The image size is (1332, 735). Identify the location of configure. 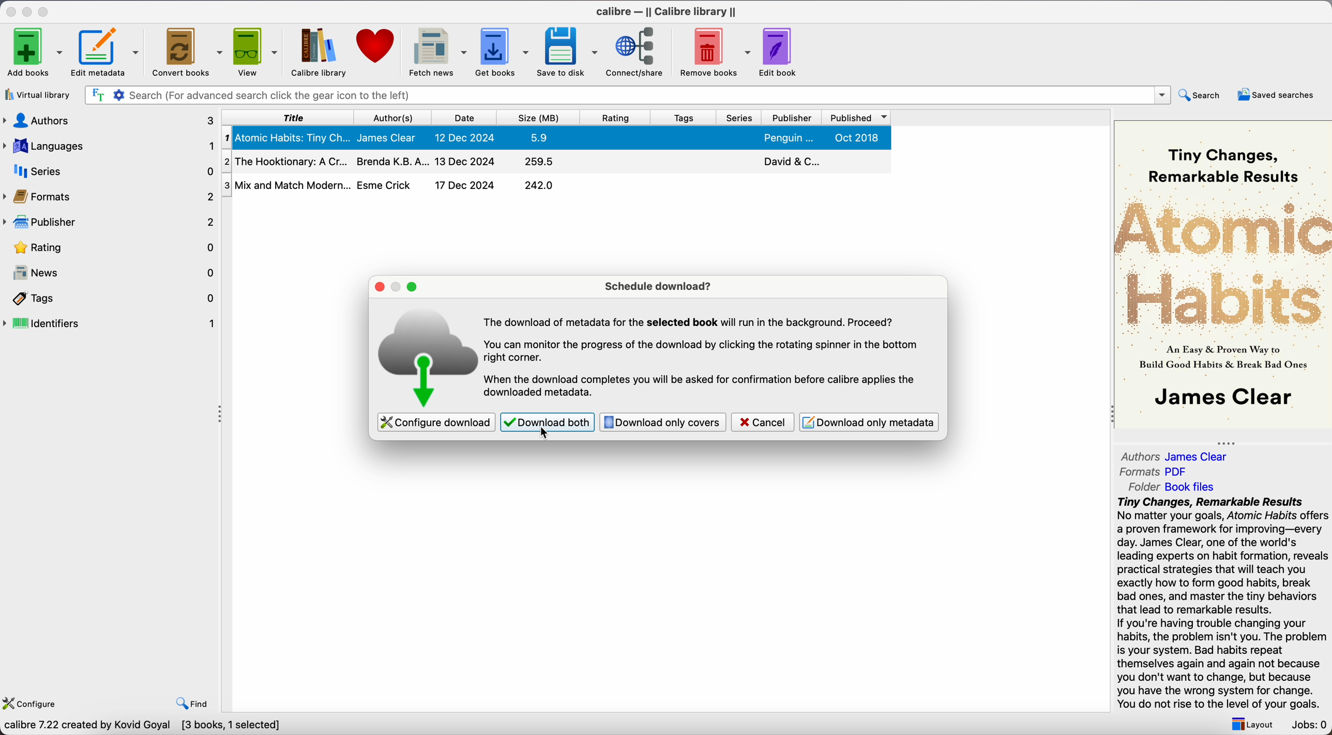
(30, 702).